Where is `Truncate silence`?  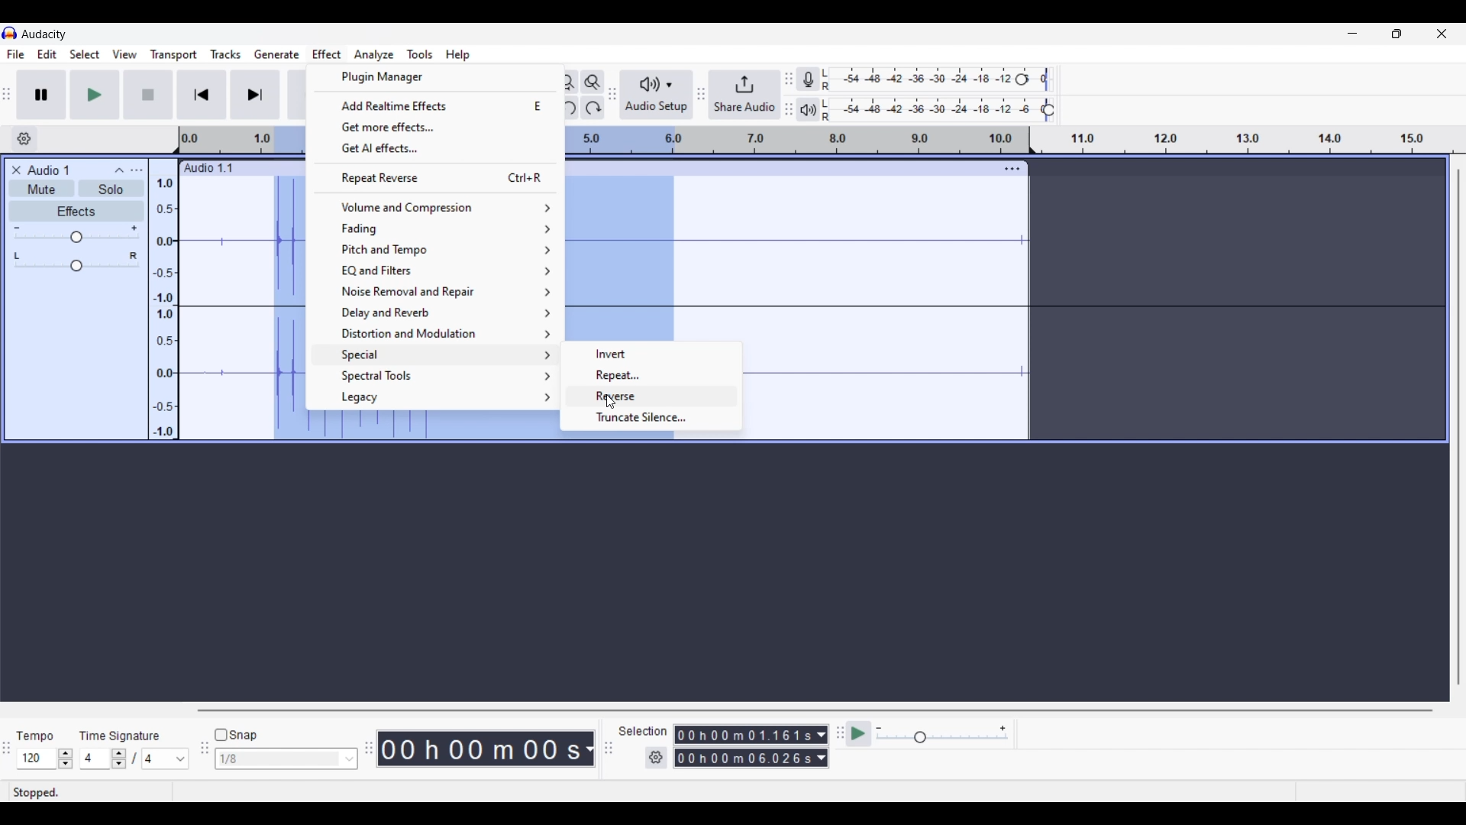
Truncate silence is located at coordinates (651, 417).